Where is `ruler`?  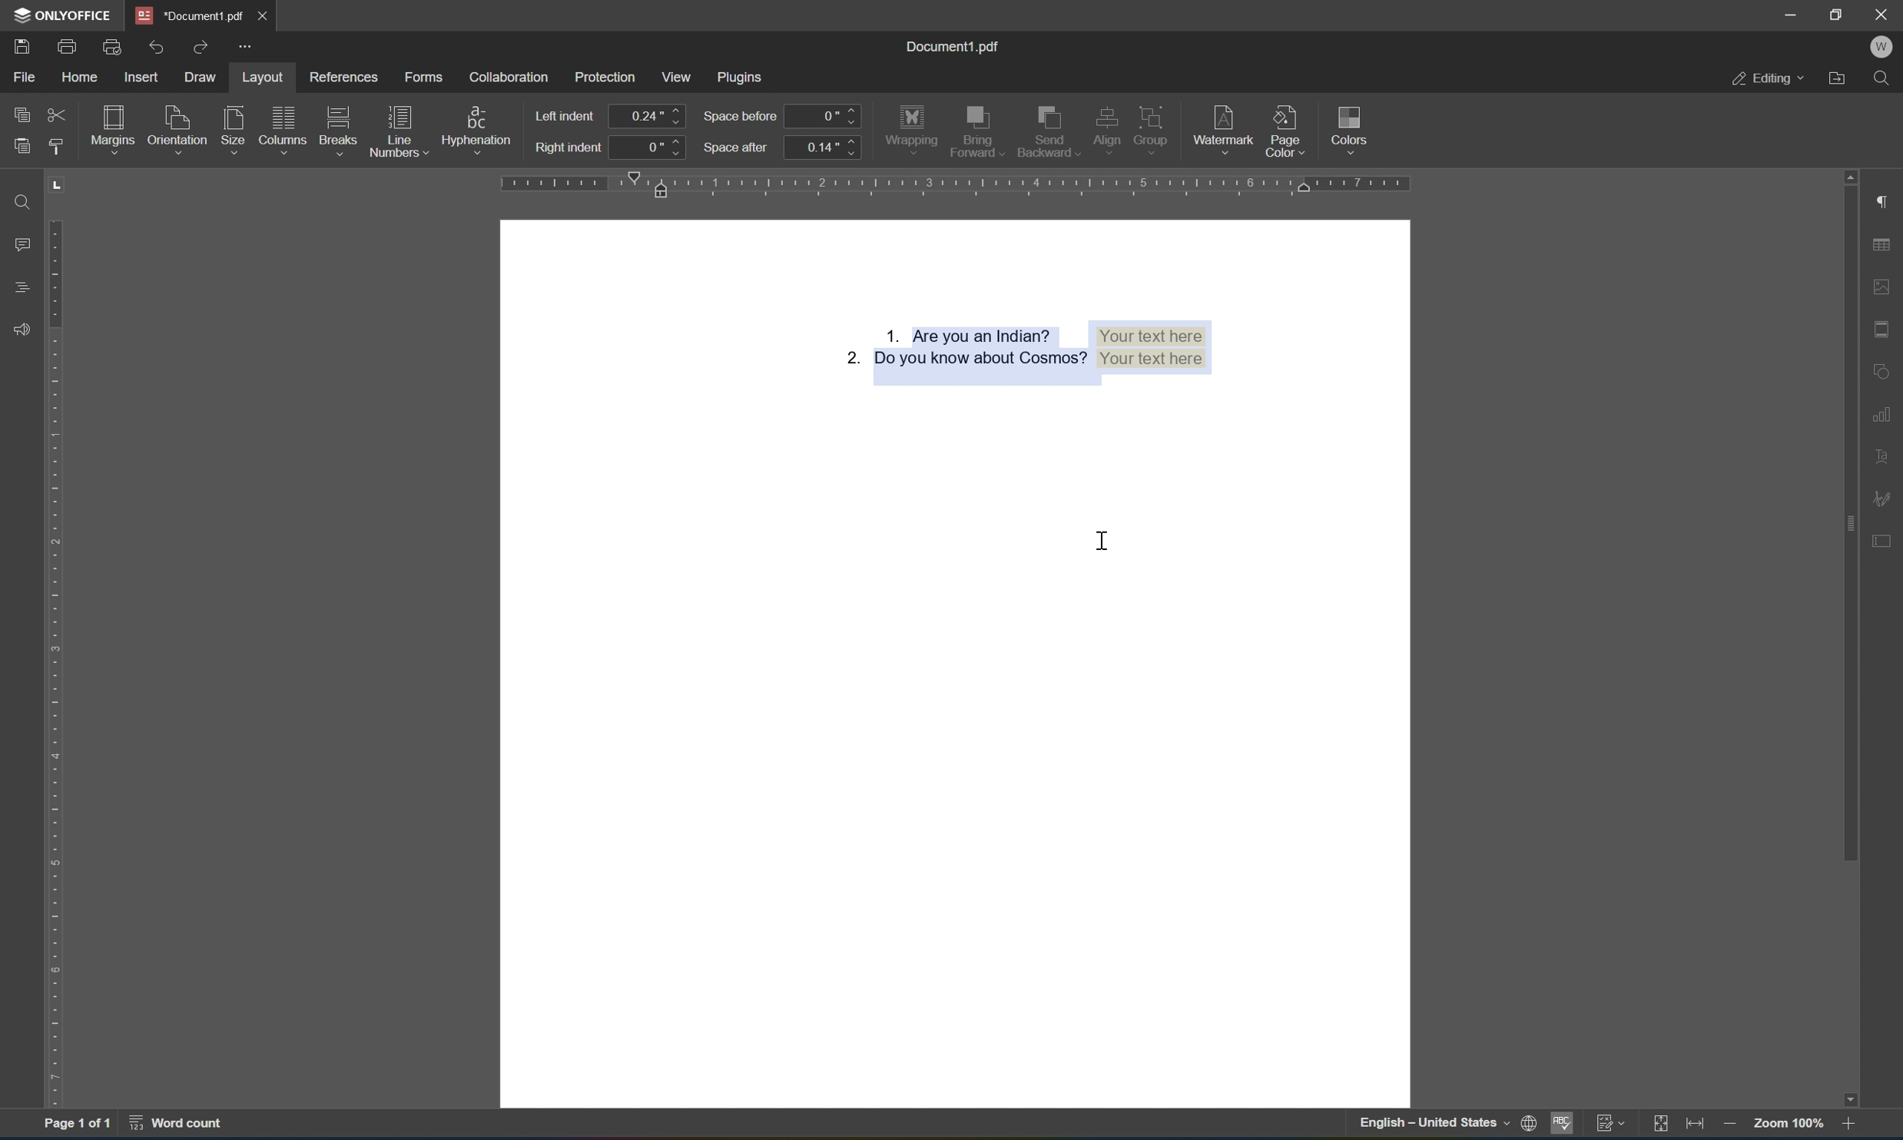
ruler is located at coordinates (58, 664).